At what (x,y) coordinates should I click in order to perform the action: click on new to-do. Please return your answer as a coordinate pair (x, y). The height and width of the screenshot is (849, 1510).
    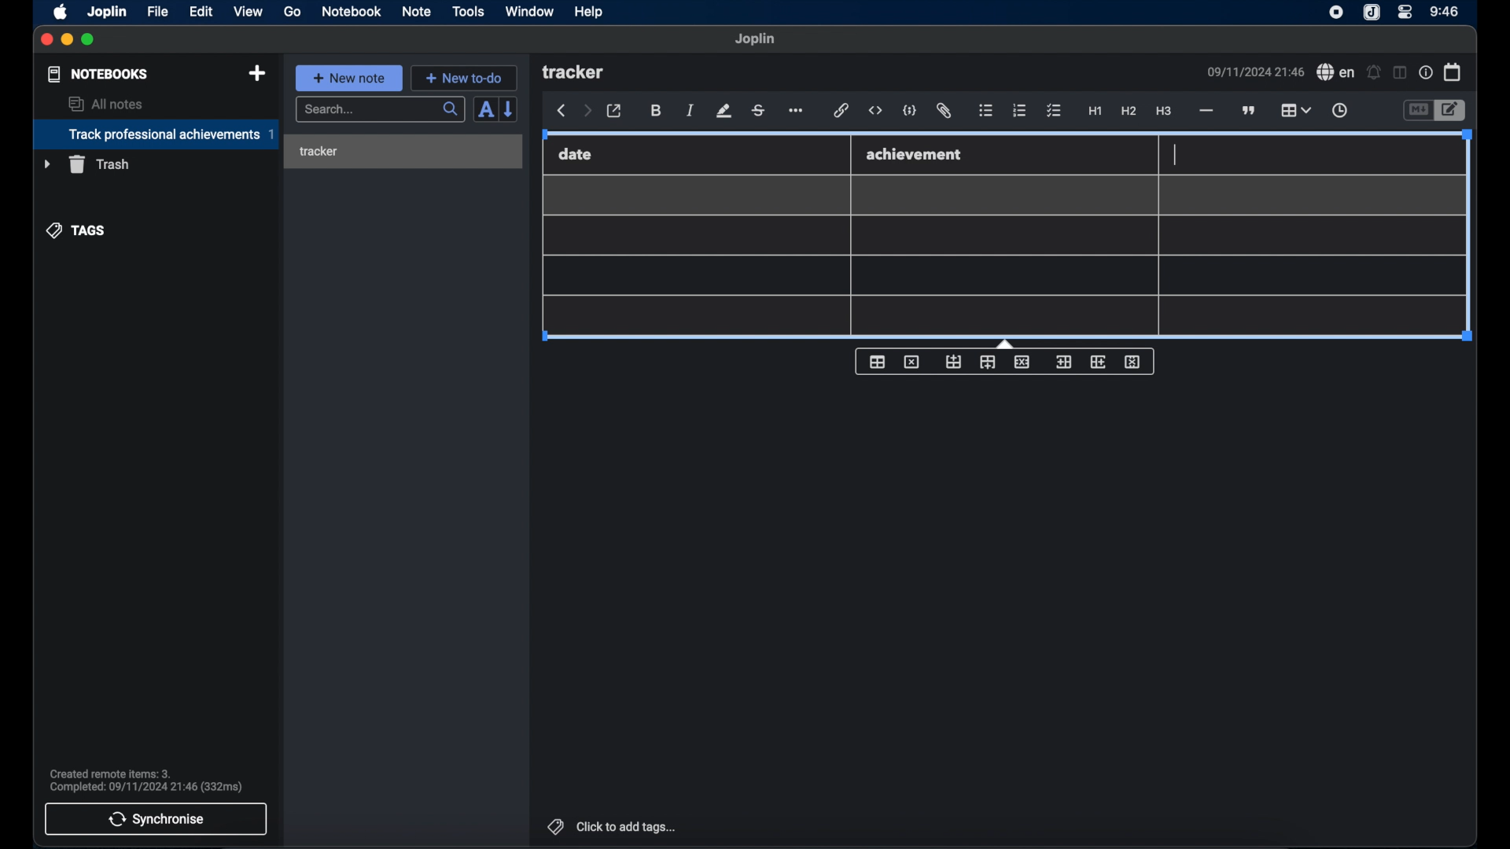
    Looking at the image, I should click on (464, 78).